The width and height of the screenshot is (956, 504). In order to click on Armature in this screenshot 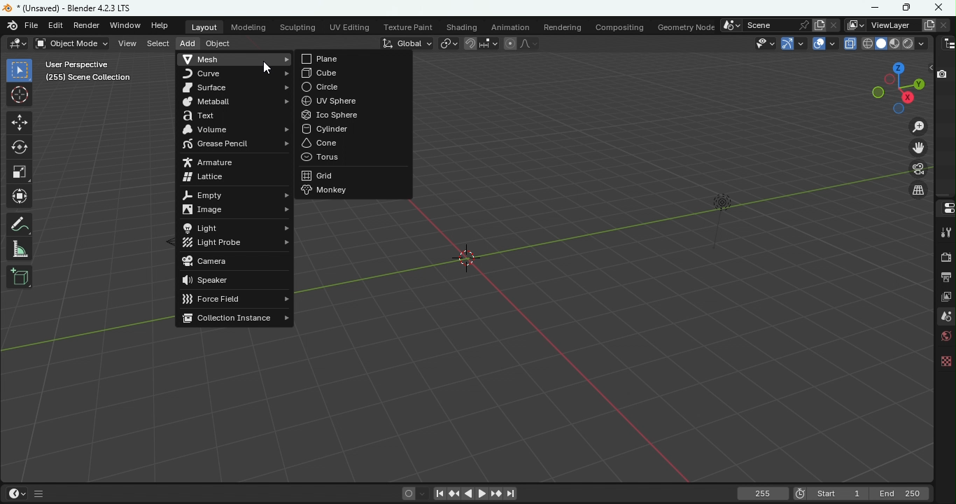, I will do `click(222, 162)`.